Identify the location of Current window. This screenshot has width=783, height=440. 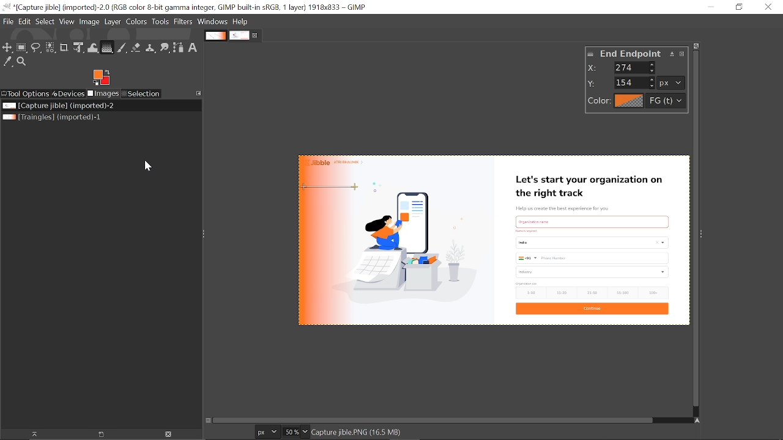
(185, 7).